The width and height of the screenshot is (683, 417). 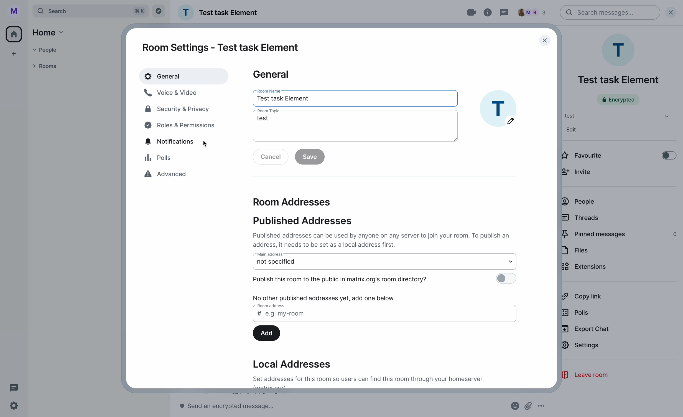 I want to click on invite, so click(x=578, y=171).